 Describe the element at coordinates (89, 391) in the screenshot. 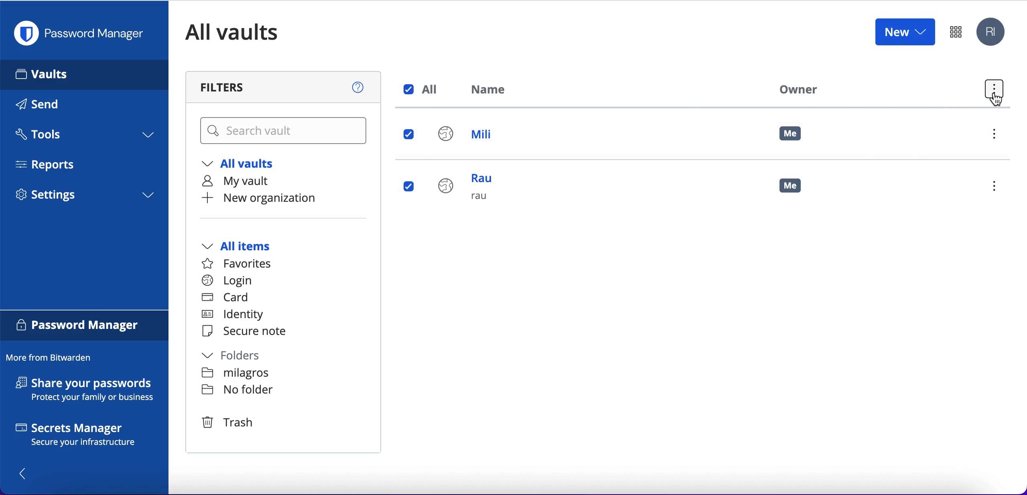

I see `share your passwords protect your family or business` at that location.